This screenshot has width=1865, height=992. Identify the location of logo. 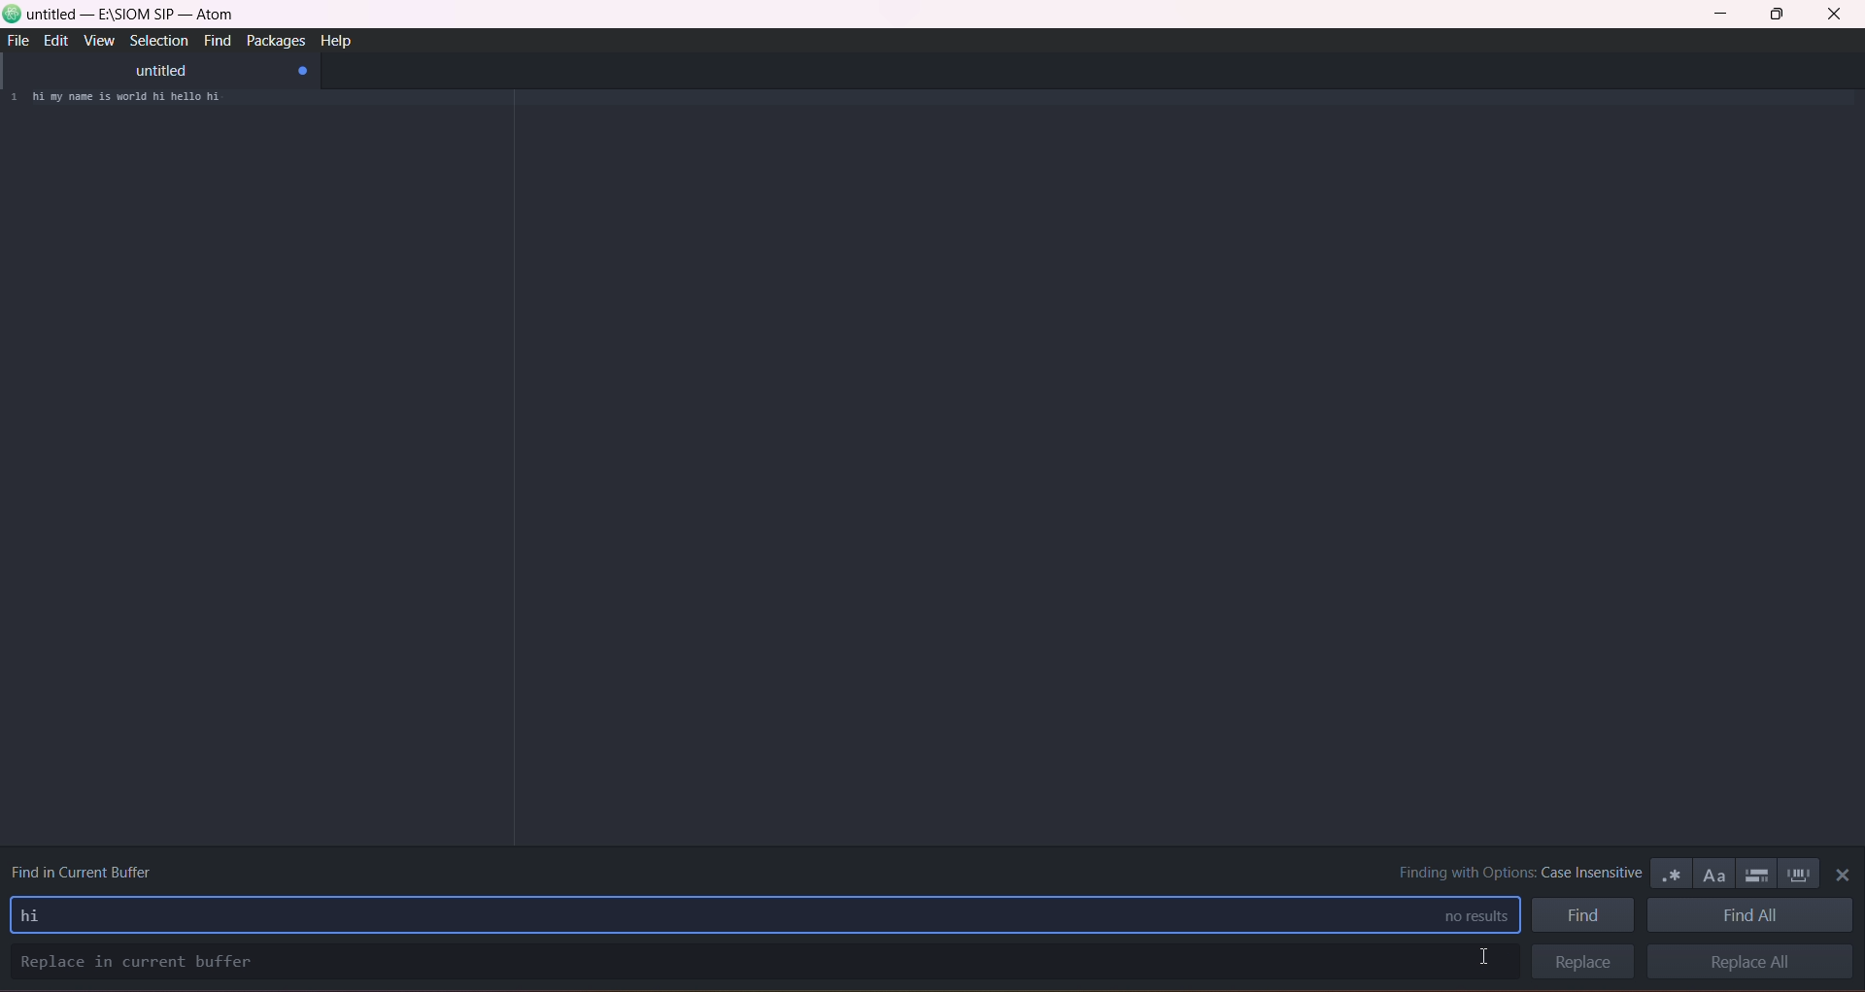
(13, 17).